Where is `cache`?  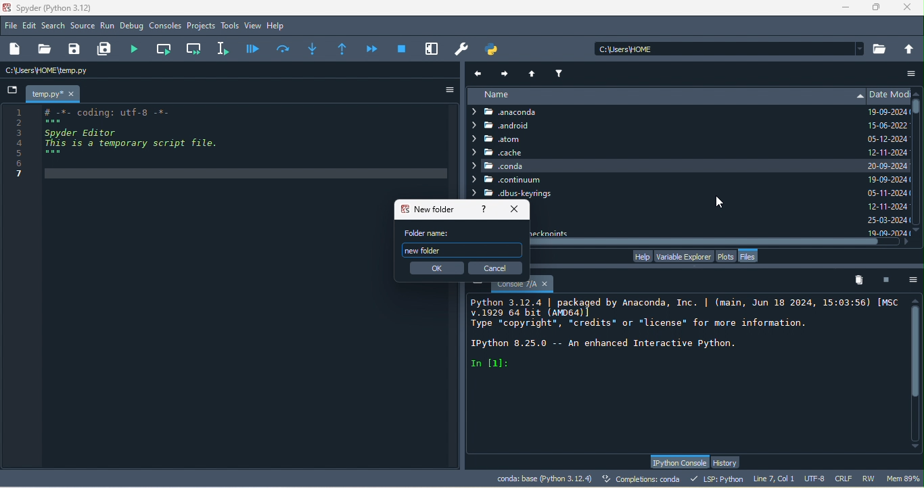
cache is located at coordinates (498, 152).